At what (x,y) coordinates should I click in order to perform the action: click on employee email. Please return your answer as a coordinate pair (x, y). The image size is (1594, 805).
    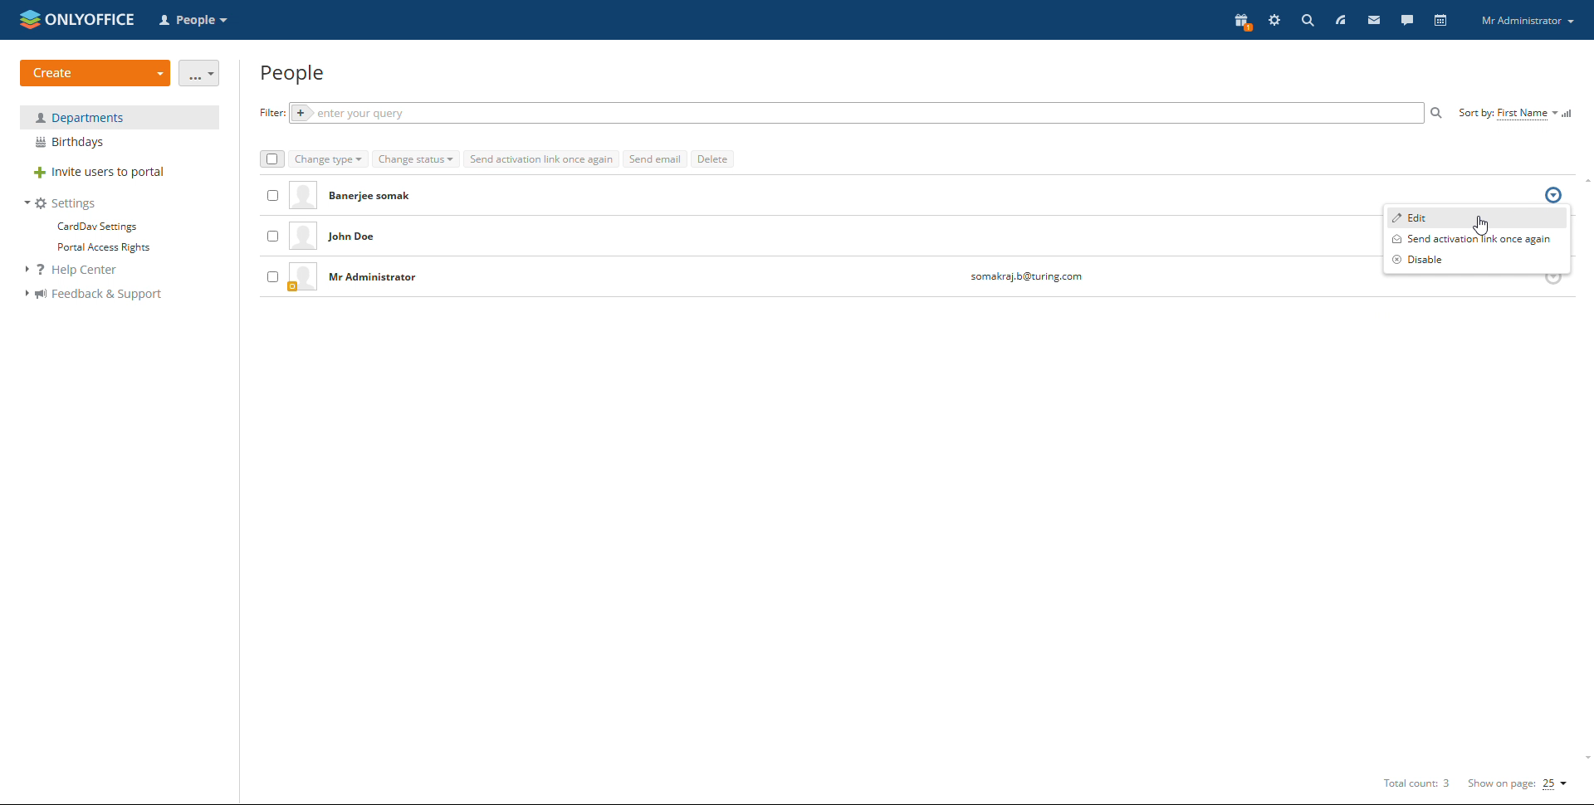
    Looking at the image, I should click on (1025, 278).